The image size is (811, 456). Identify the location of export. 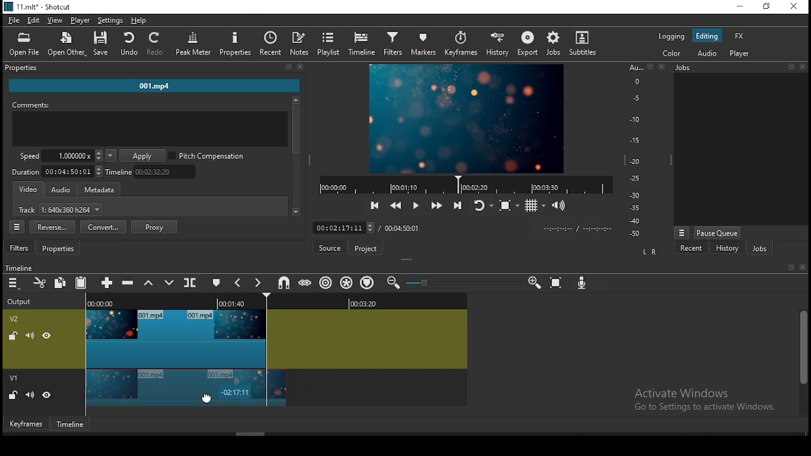
(528, 44).